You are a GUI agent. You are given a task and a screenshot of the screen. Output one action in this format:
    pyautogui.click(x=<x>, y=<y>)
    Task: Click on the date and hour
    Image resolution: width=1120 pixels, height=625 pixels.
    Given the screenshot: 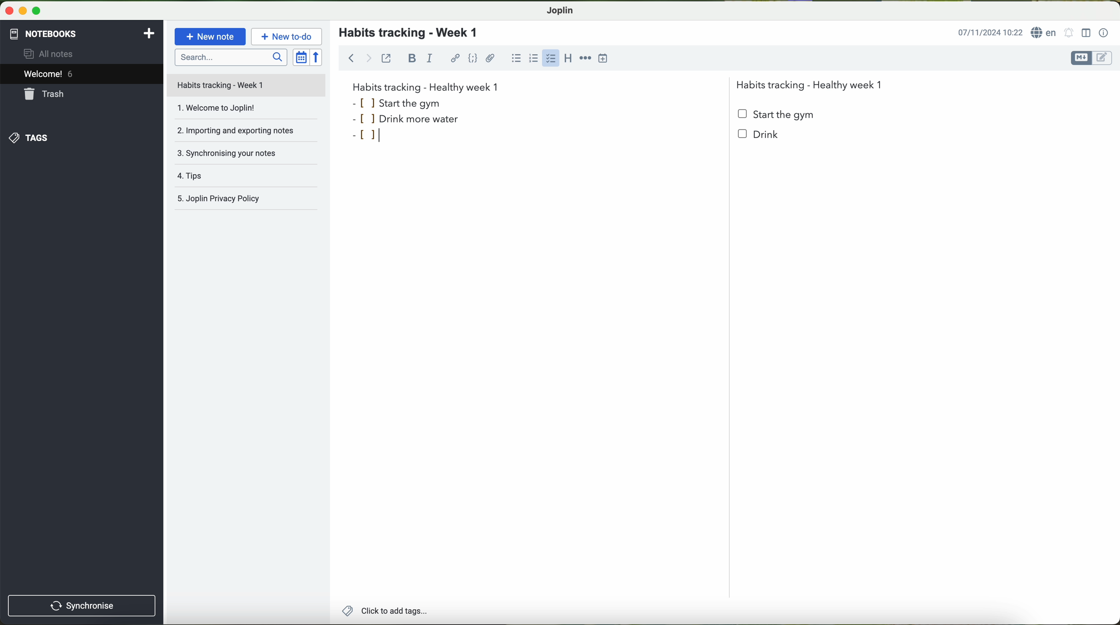 What is the action you would take?
    pyautogui.click(x=990, y=32)
    